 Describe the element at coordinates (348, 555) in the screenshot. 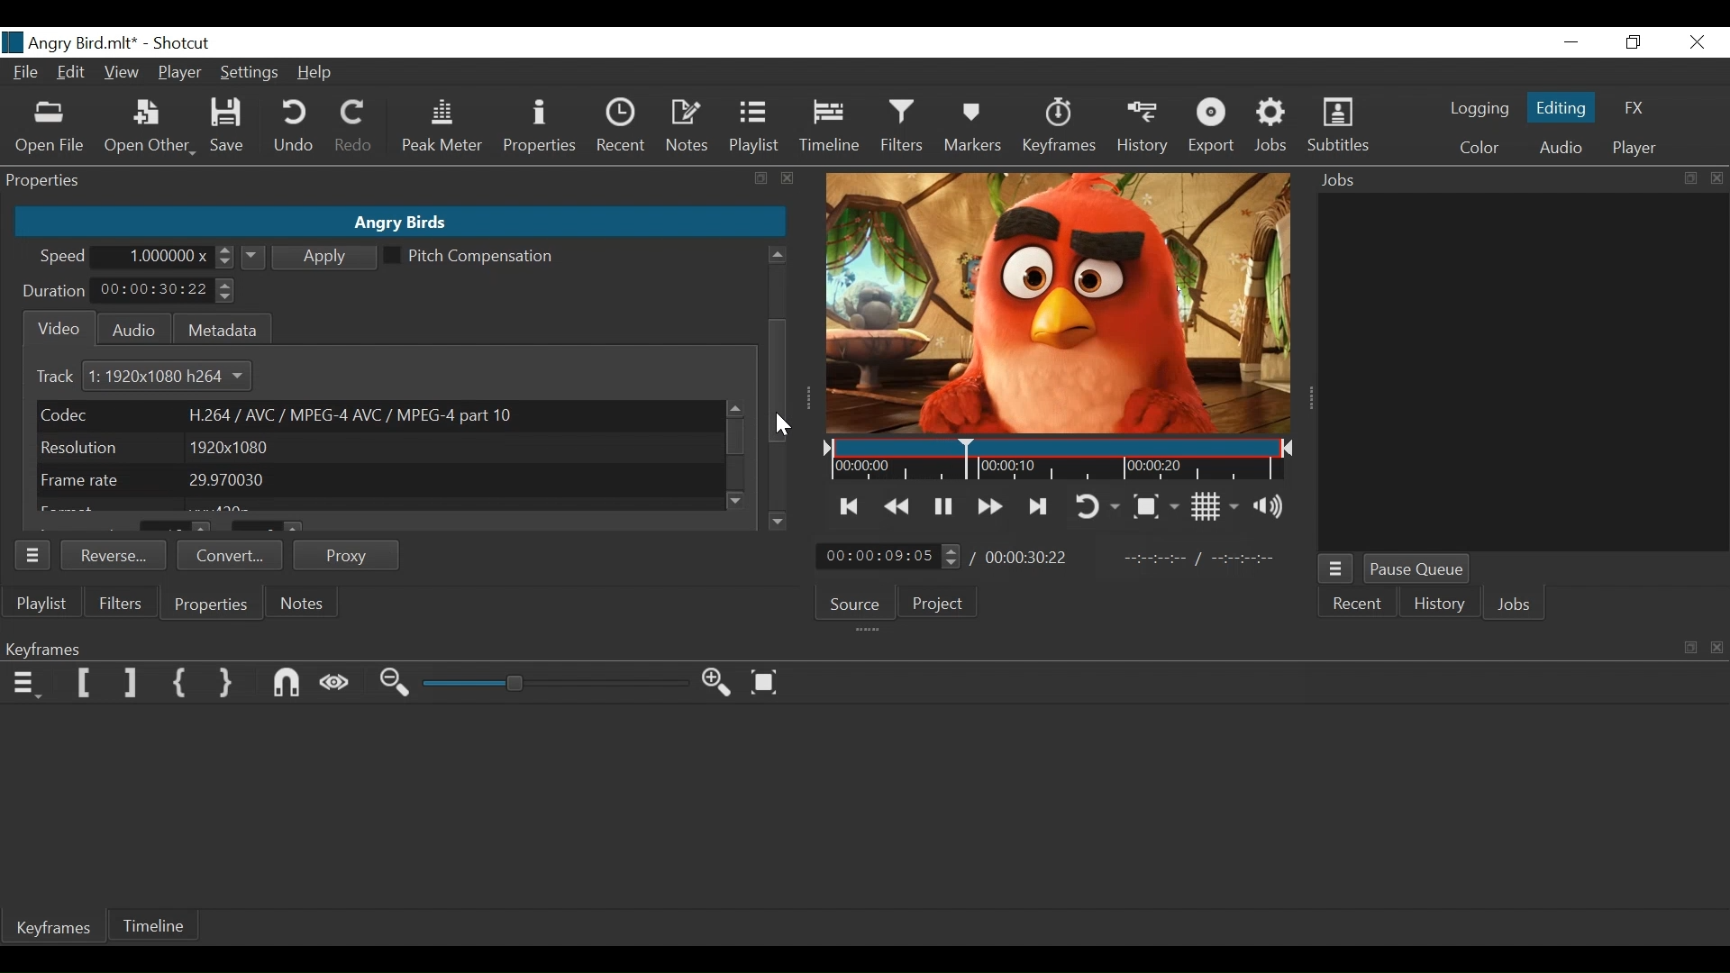

I see `Proxy` at that location.